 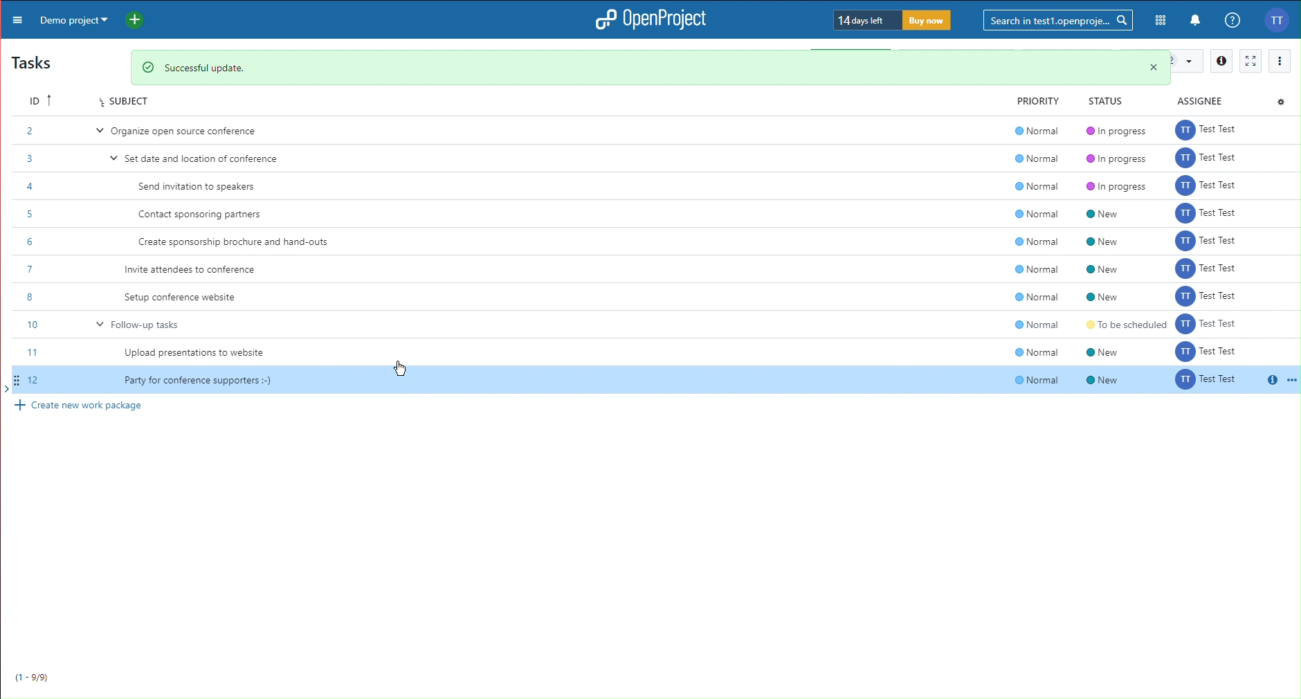 What do you see at coordinates (152, 324) in the screenshot?
I see `Follow-up tasks` at bounding box center [152, 324].